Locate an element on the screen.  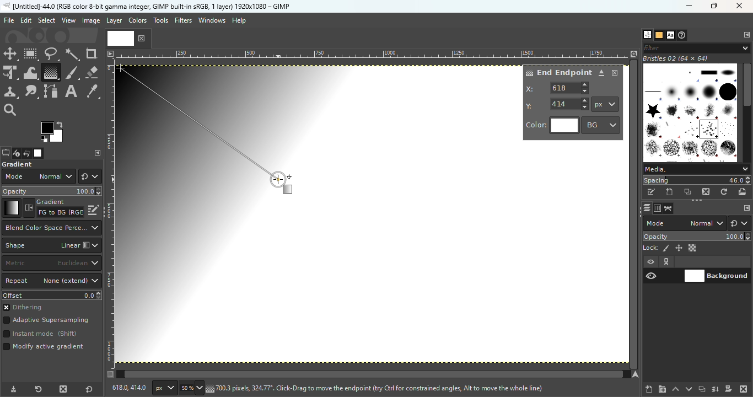
Scroll bar is located at coordinates (747, 111).